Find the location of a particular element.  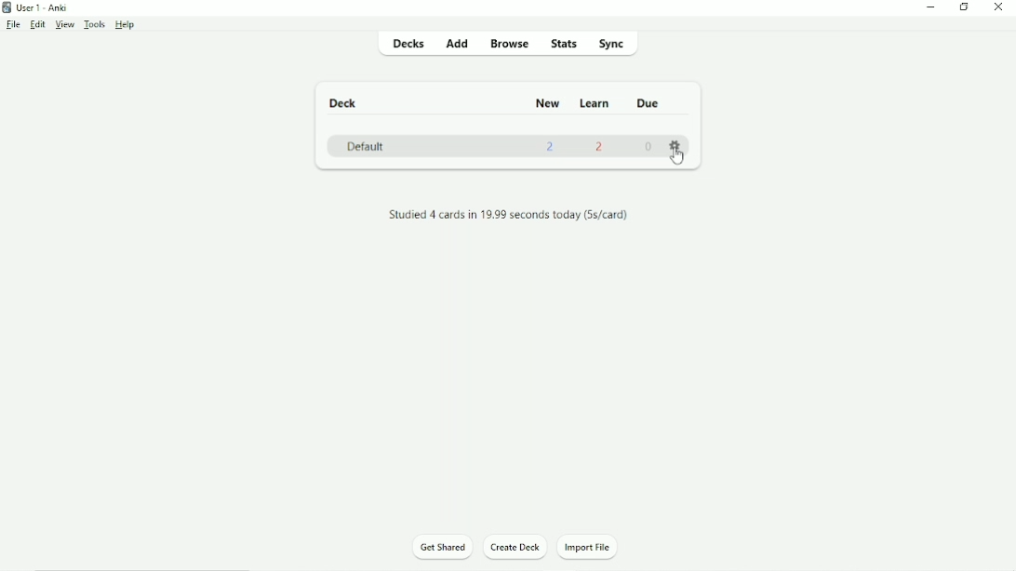

Create Deck is located at coordinates (515, 548).